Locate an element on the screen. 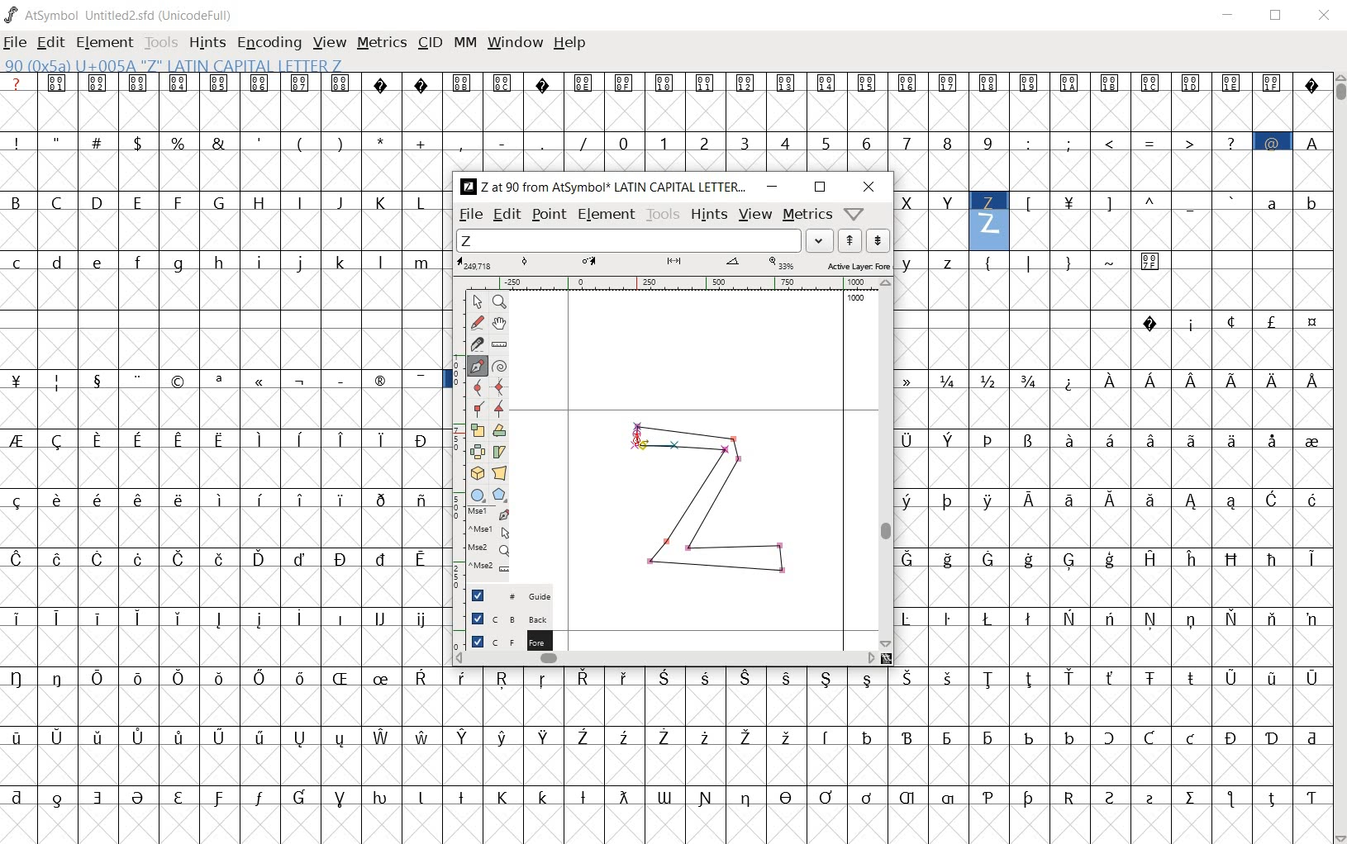  rectangle or ellipse is located at coordinates (478, 495).